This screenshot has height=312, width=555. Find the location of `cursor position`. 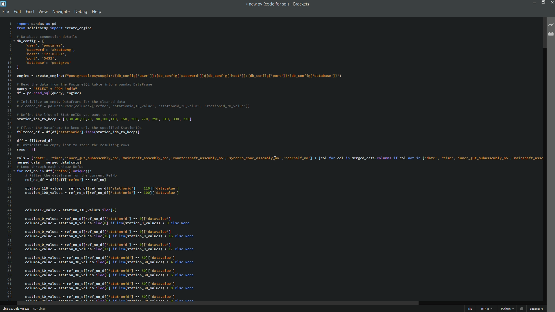

cursor position is located at coordinates (16, 309).